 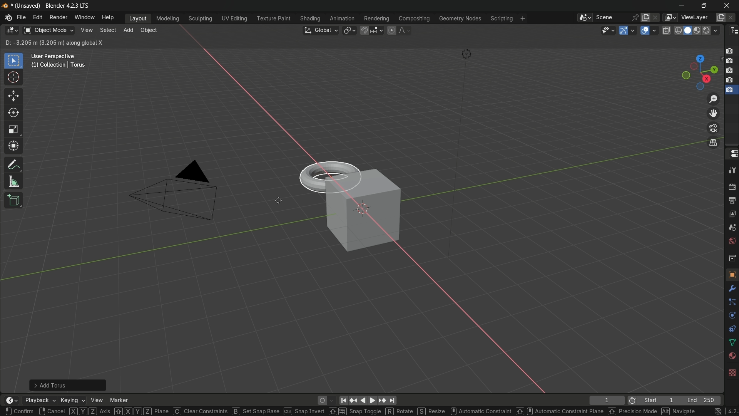 I want to click on icon, so click(x=632, y=401).